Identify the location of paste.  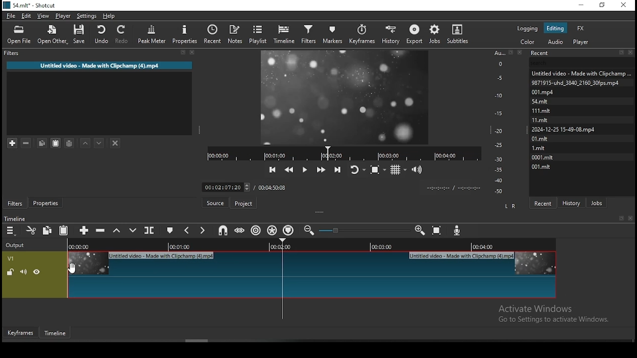
(65, 230).